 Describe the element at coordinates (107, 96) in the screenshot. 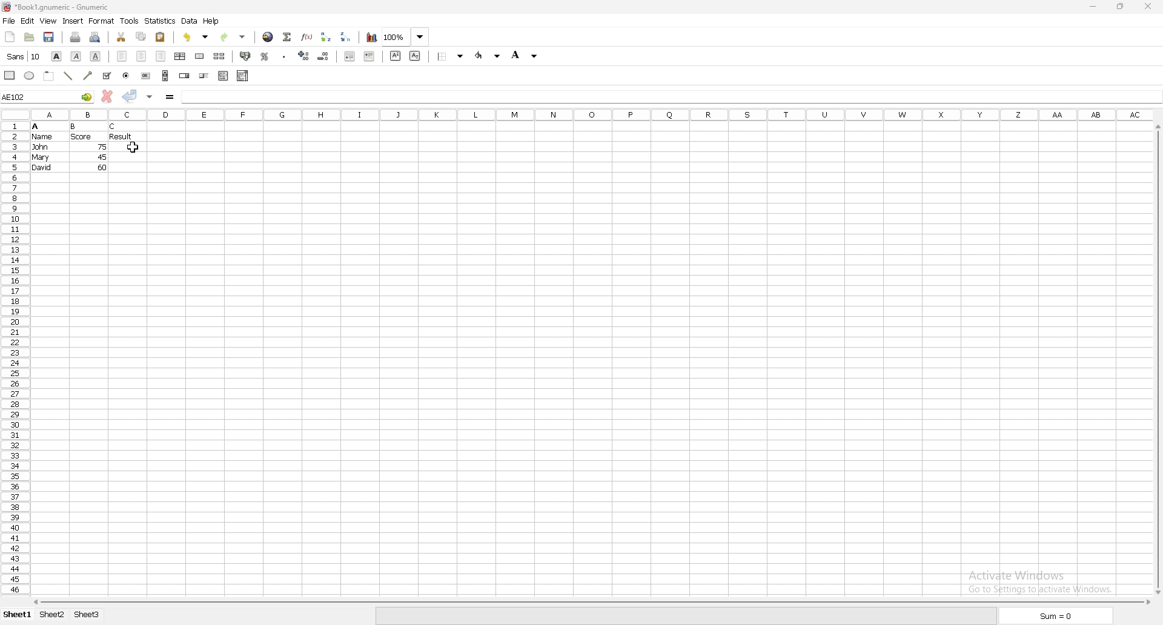

I see `clear change` at that location.